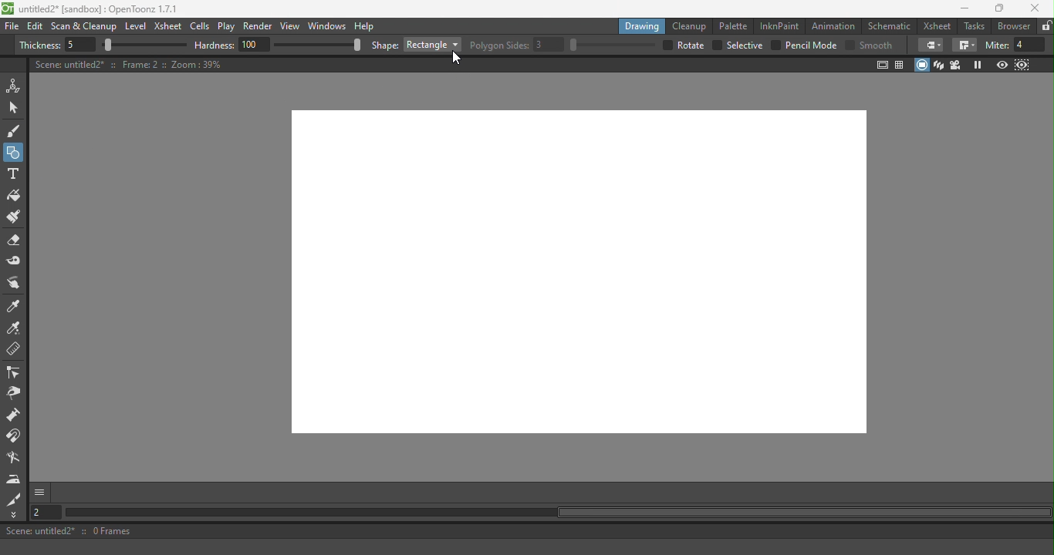 This screenshot has width=1054, height=555. What do you see at coordinates (881, 66) in the screenshot?
I see `Safe area` at bounding box center [881, 66].